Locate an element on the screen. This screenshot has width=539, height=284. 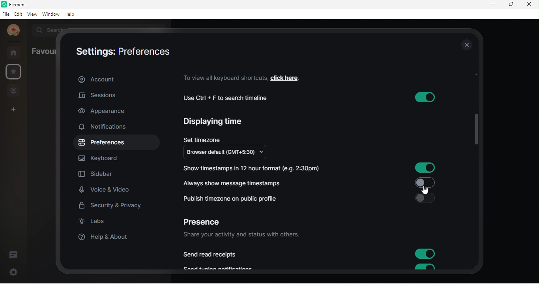
notifications is located at coordinates (107, 127).